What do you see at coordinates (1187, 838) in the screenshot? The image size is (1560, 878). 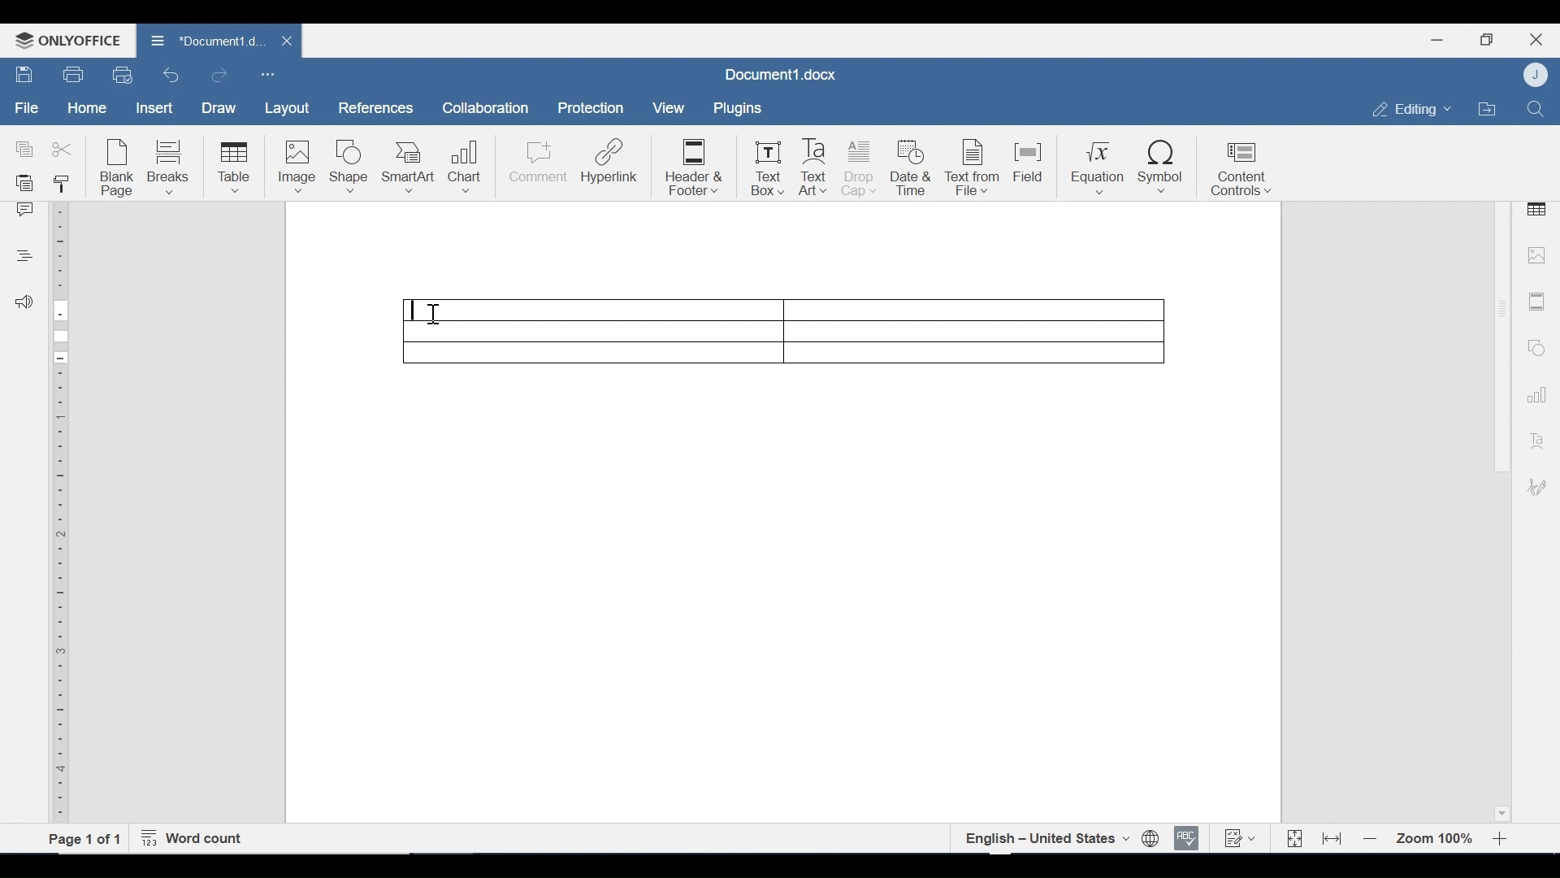 I see `Spell checking` at bounding box center [1187, 838].